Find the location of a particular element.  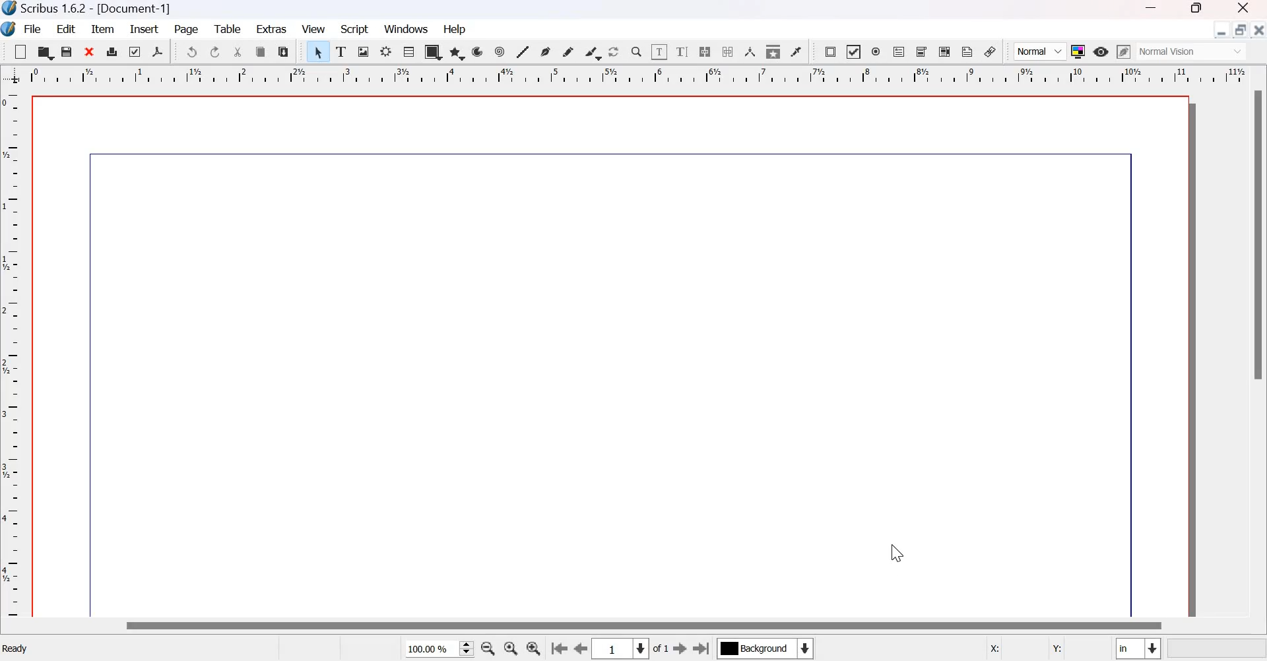

help is located at coordinates (455, 28).